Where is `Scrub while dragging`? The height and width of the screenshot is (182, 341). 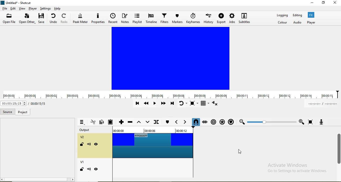
Scrub while dragging is located at coordinates (205, 121).